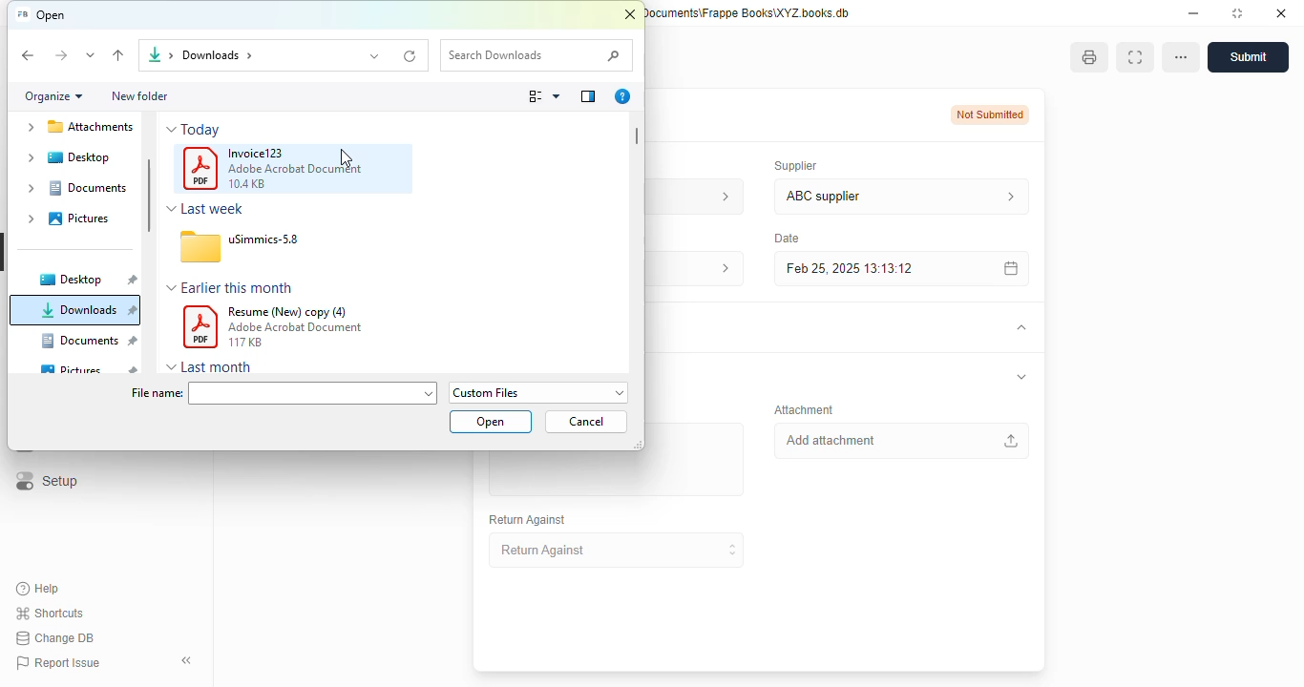 This screenshot has height=687, width=1304. What do you see at coordinates (78, 157) in the screenshot?
I see `desktop` at bounding box center [78, 157].